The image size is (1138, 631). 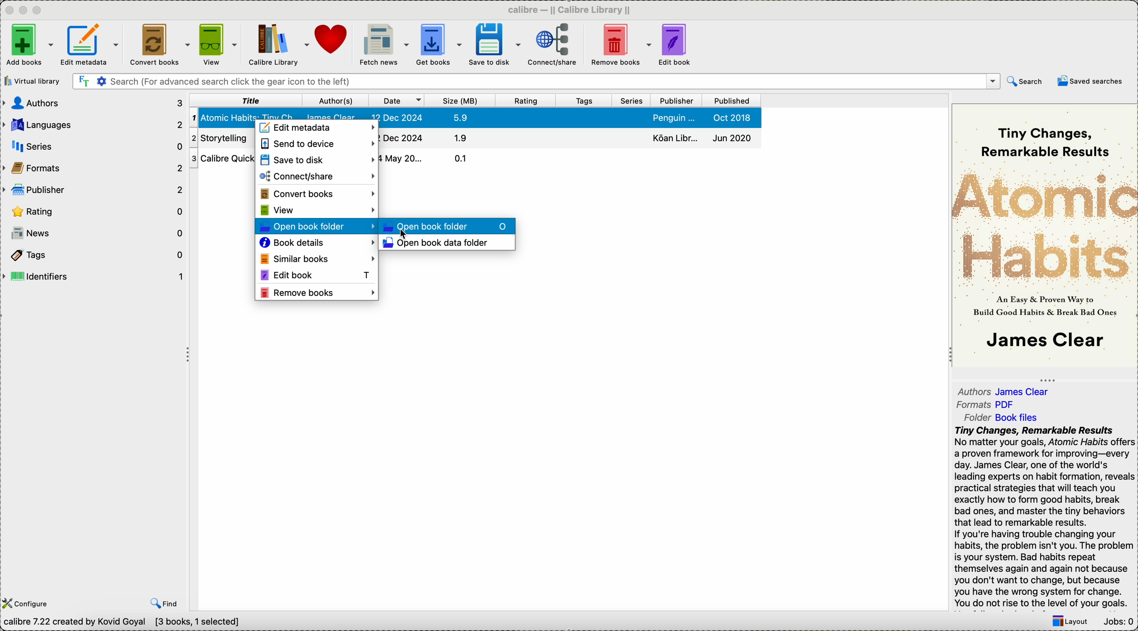 What do you see at coordinates (25, 11) in the screenshot?
I see `disable buttons program` at bounding box center [25, 11].